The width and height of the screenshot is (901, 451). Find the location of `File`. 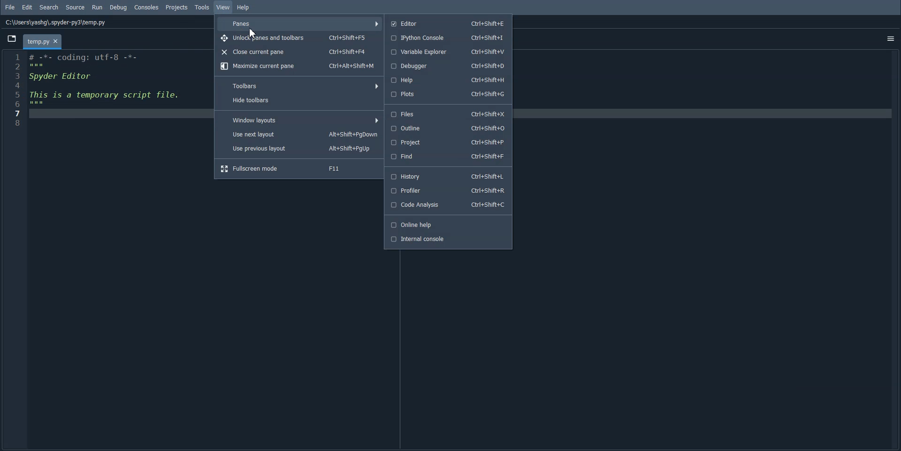

File is located at coordinates (10, 7).